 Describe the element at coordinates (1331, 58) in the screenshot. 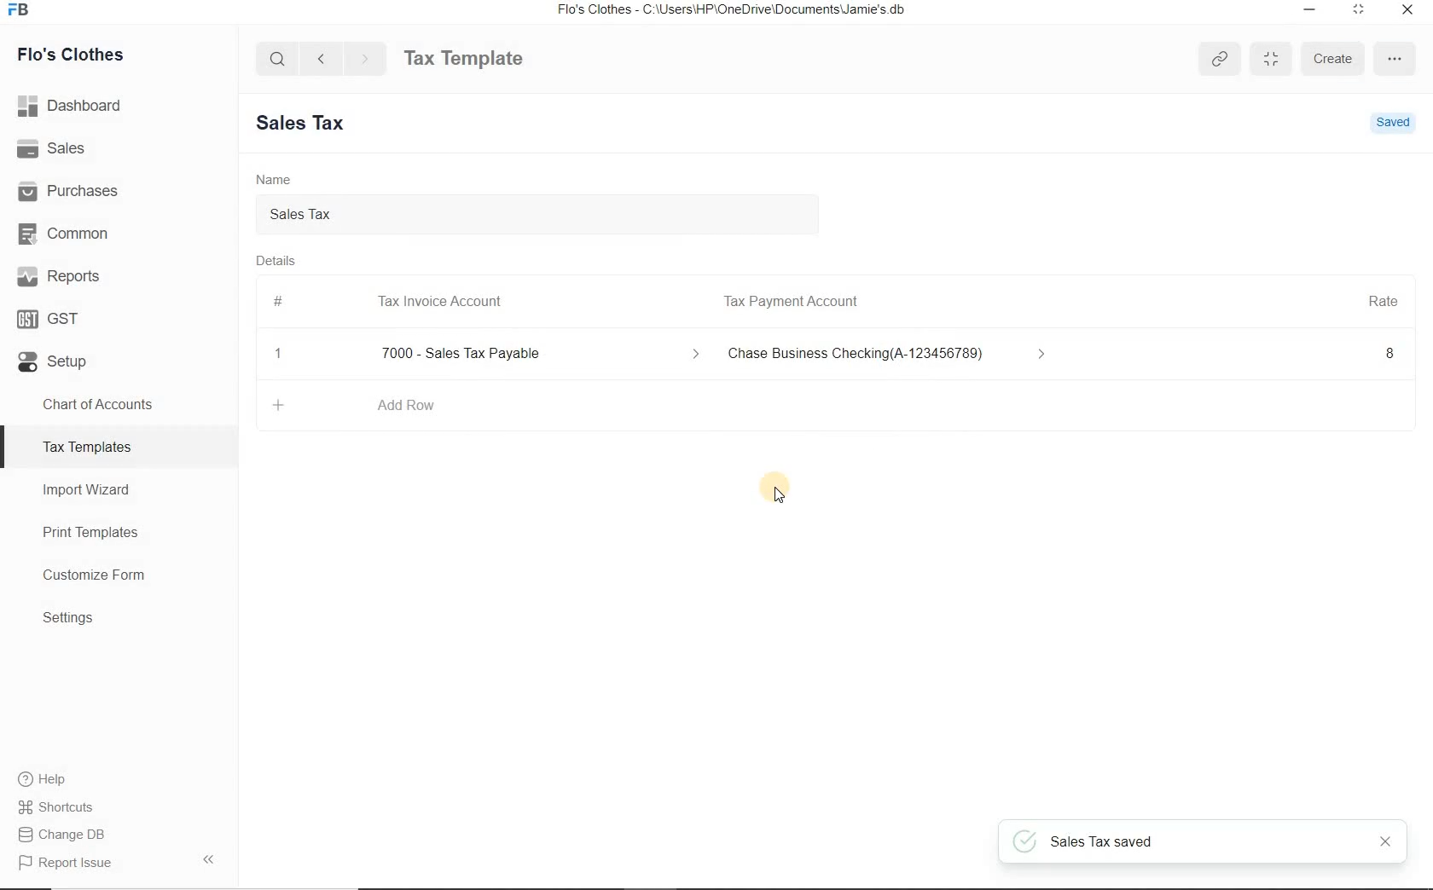

I see `Create` at that location.